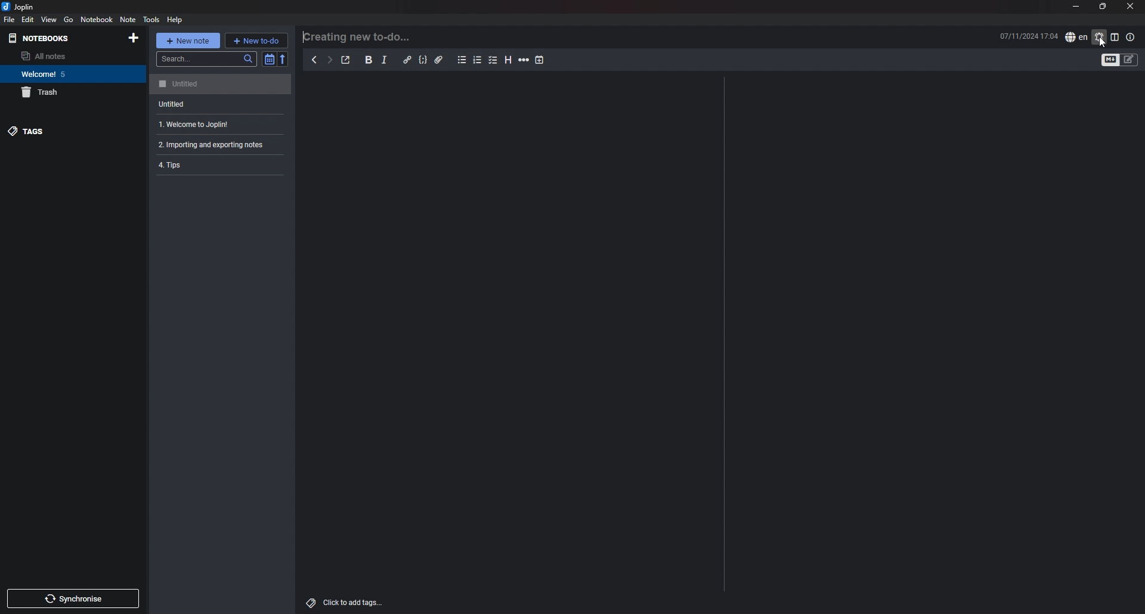  What do you see at coordinates (1129, 60) in the screenshot?
I see `toggle editors` at bounding box center [1129, 60].